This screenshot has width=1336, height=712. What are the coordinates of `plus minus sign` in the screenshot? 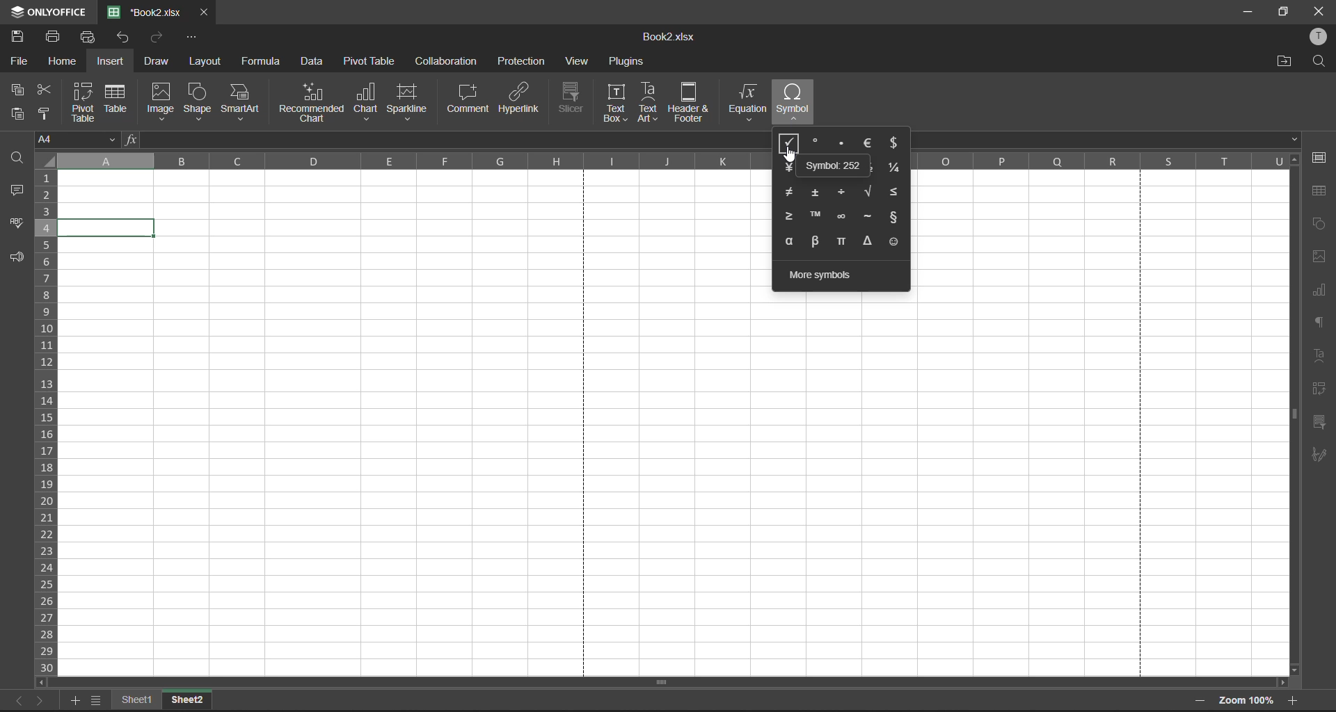 It's located at (816, 191).